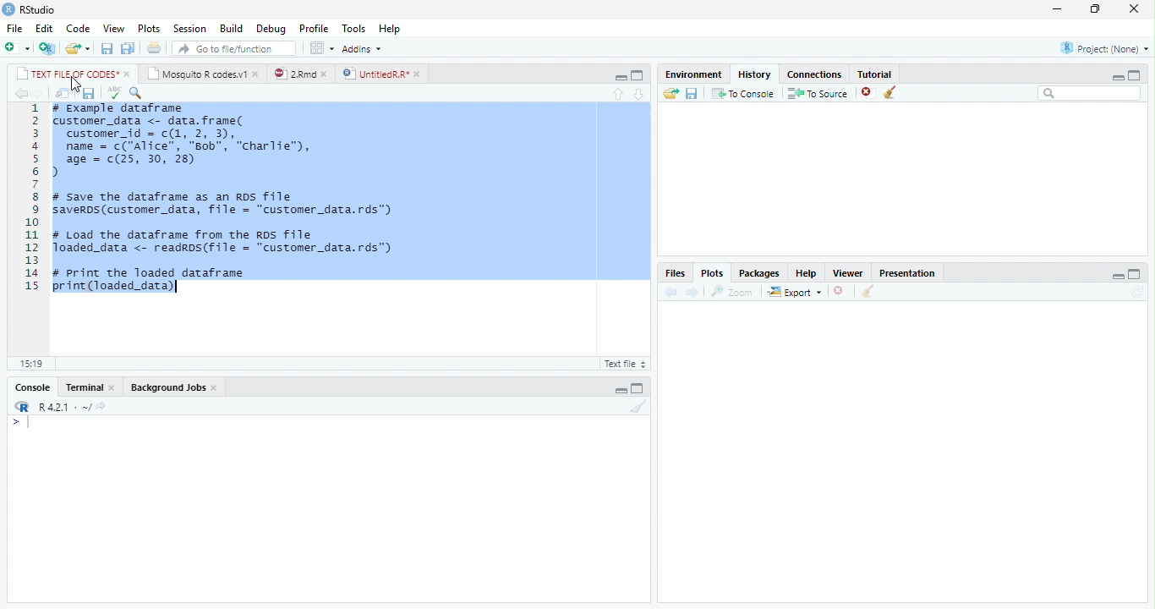  What do you see at coordinates (671, 293) in the screenshot?
I see `back` at bounding box center [671, 293].